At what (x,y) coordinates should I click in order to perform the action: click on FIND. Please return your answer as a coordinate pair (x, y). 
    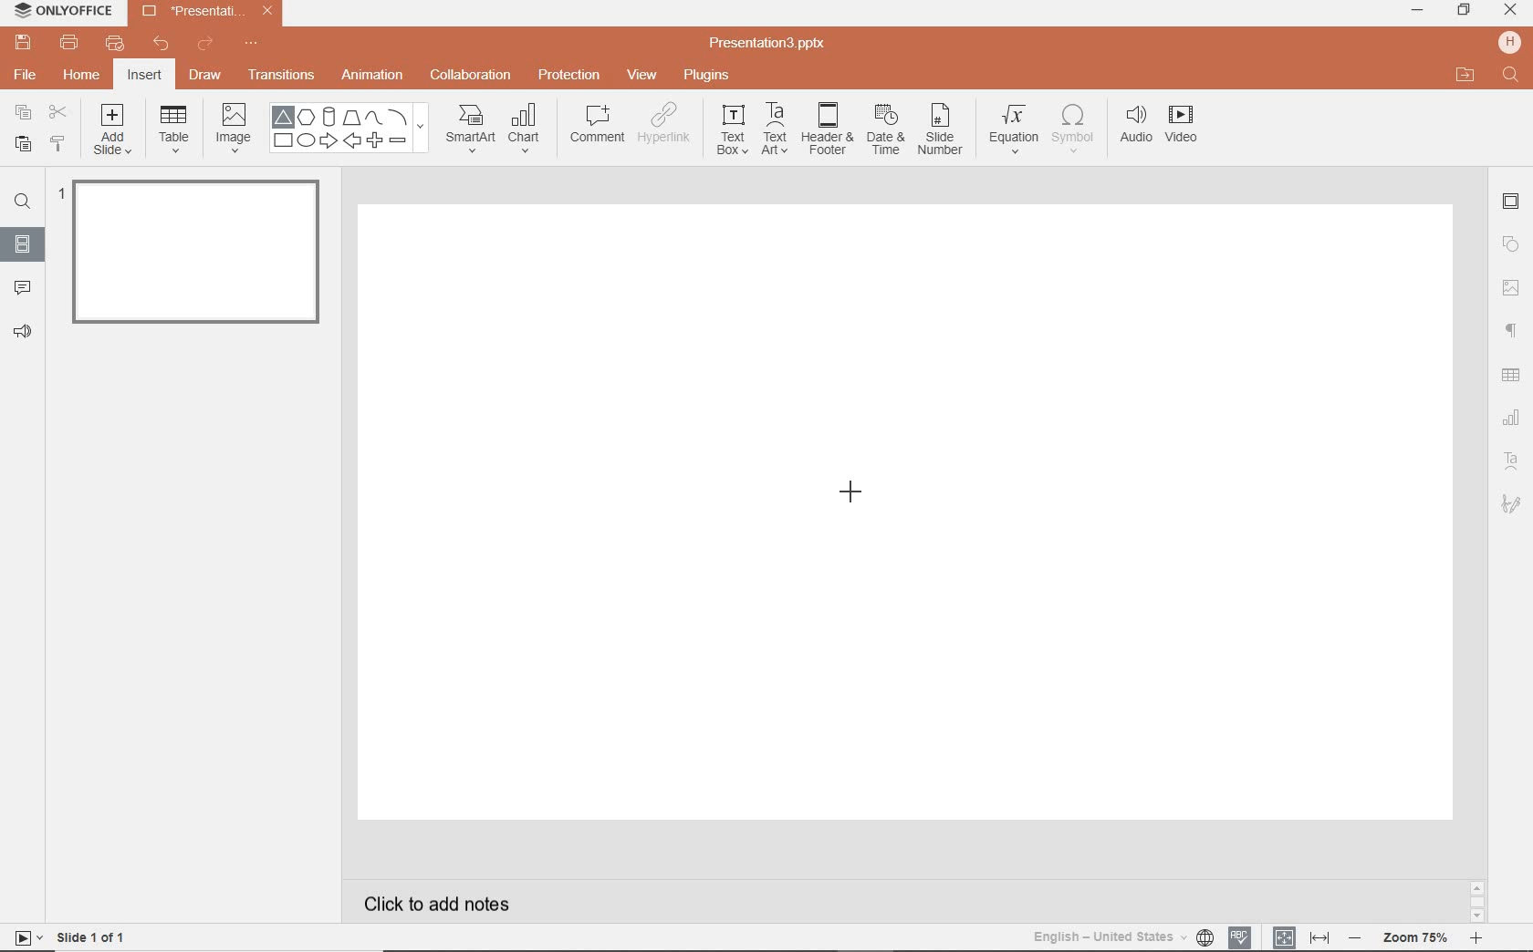
    Looking at the image, I should click on (22, 204).